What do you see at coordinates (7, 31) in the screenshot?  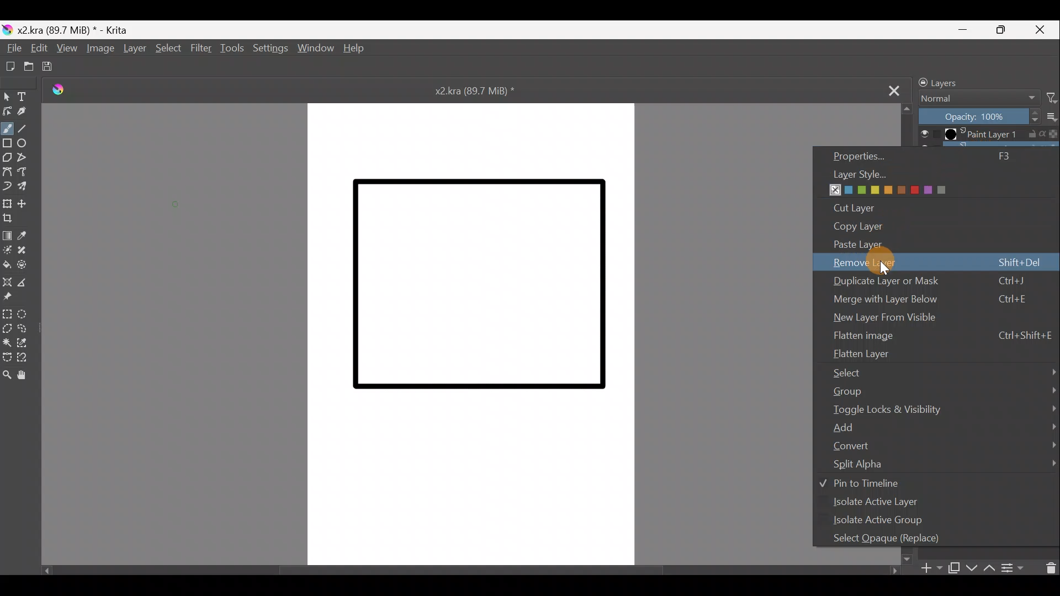 I see `Krita logo` at bounding box center [7, 31].